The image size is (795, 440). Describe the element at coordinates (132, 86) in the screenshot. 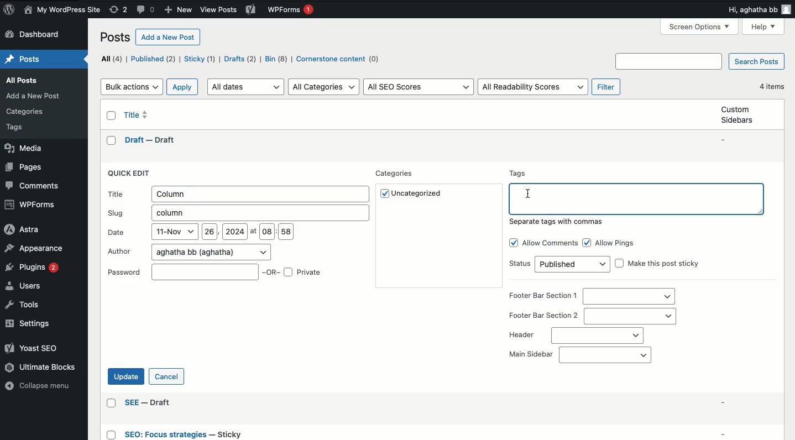

I see `Bulk actions` at that location.